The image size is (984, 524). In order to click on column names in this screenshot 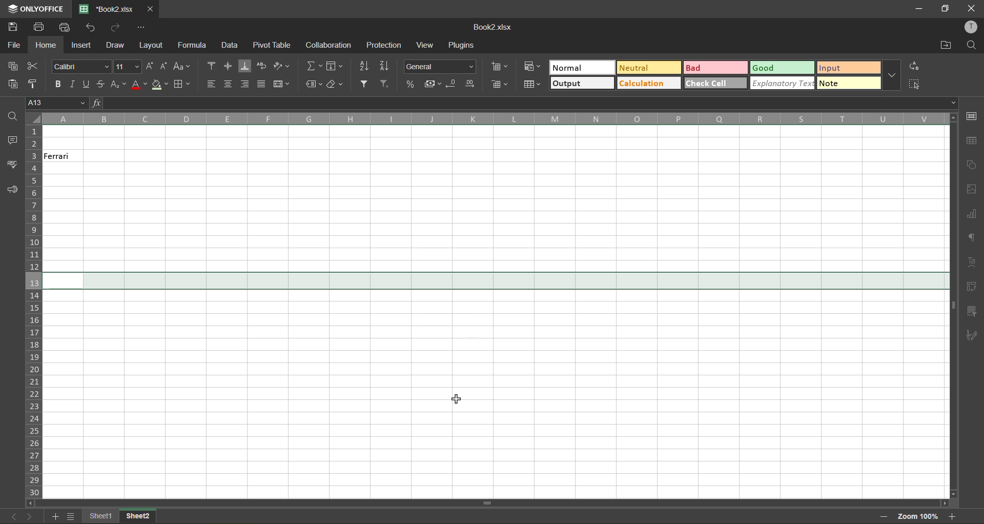, I will do `click(492, 119)`.